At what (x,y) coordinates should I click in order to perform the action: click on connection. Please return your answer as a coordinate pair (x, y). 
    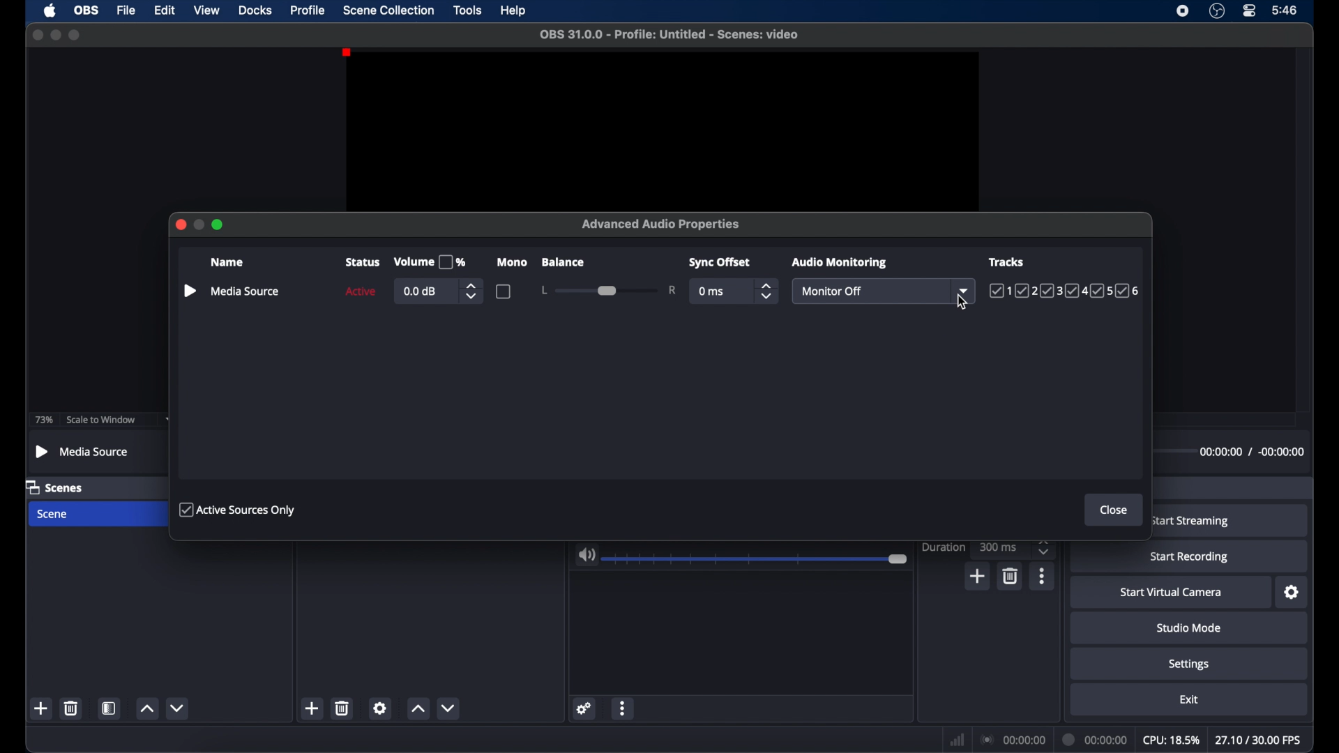
    Looking at the image, I should click on (1012, 740).